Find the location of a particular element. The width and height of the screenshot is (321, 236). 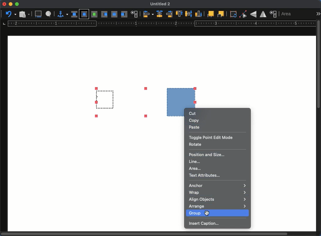

position and size is located at coordinates (207, 155).